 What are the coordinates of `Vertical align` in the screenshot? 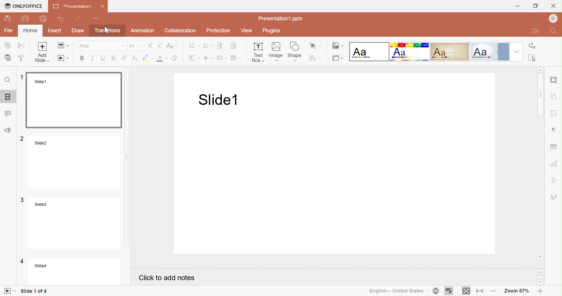 It's located at (209, 58).